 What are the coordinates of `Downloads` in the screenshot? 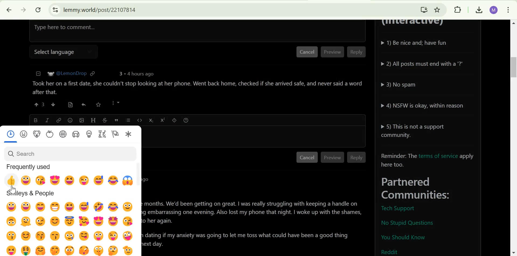 It's located at (479, 10).